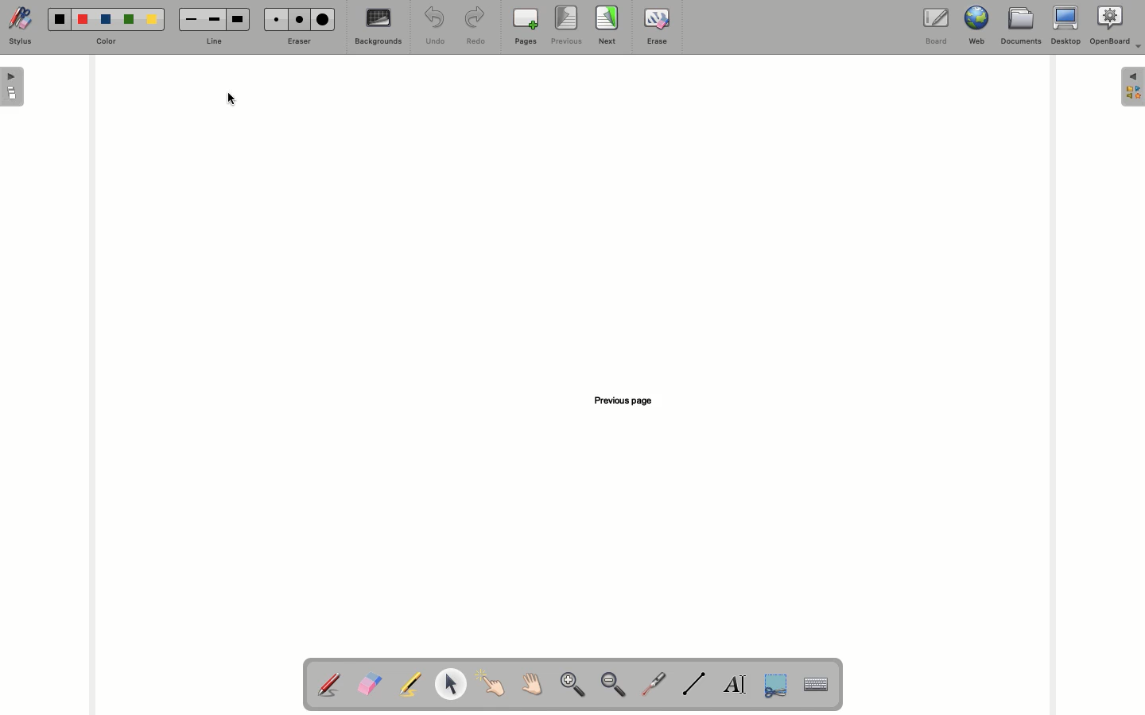 This screenshot has width=1145, height=715. What do you see at coordinates (530, 683) in the screenshot?
I see `Move page` at bounding box center [530, 683].